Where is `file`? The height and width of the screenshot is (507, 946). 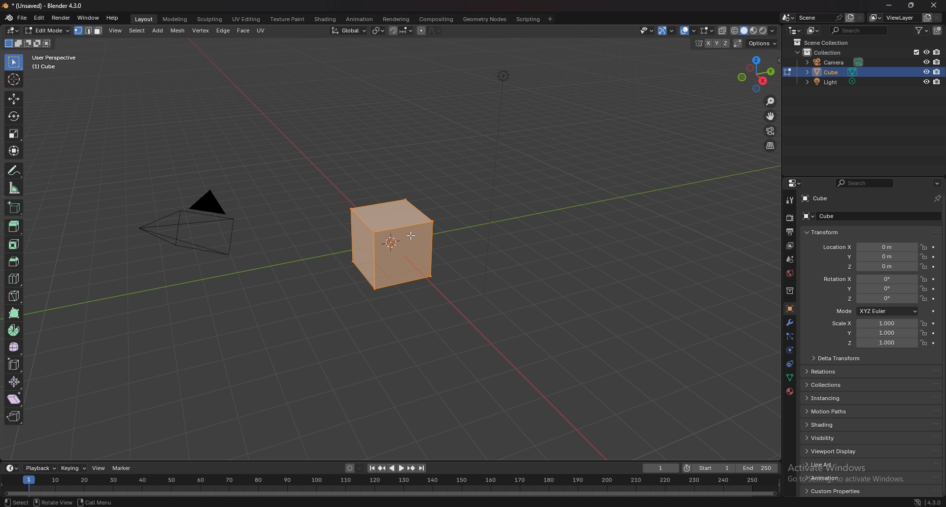
file is located at coordinates (23, 18).